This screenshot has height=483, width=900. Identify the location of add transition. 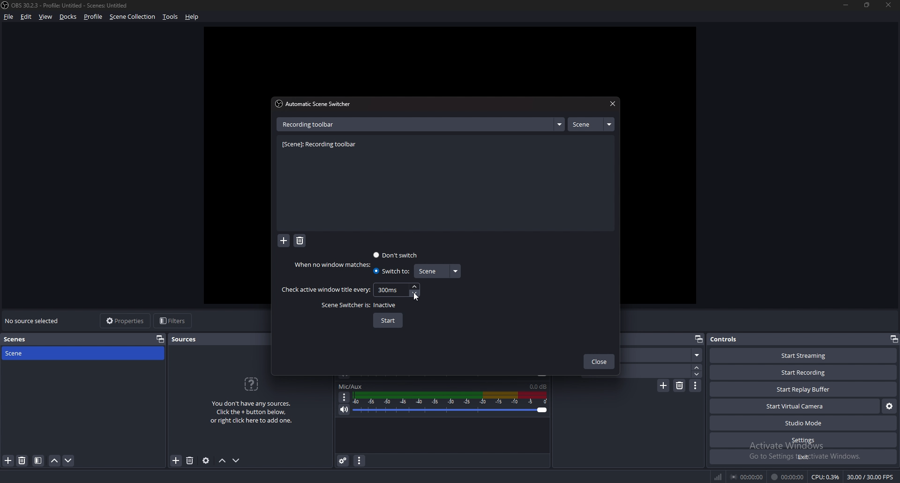
(663, 385).